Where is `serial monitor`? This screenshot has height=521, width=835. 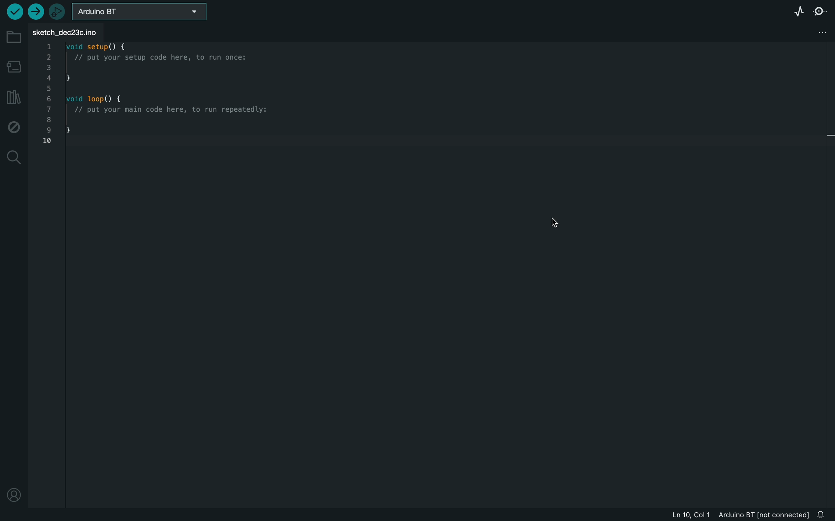 serial monitor is located at coordinates (819, 10).